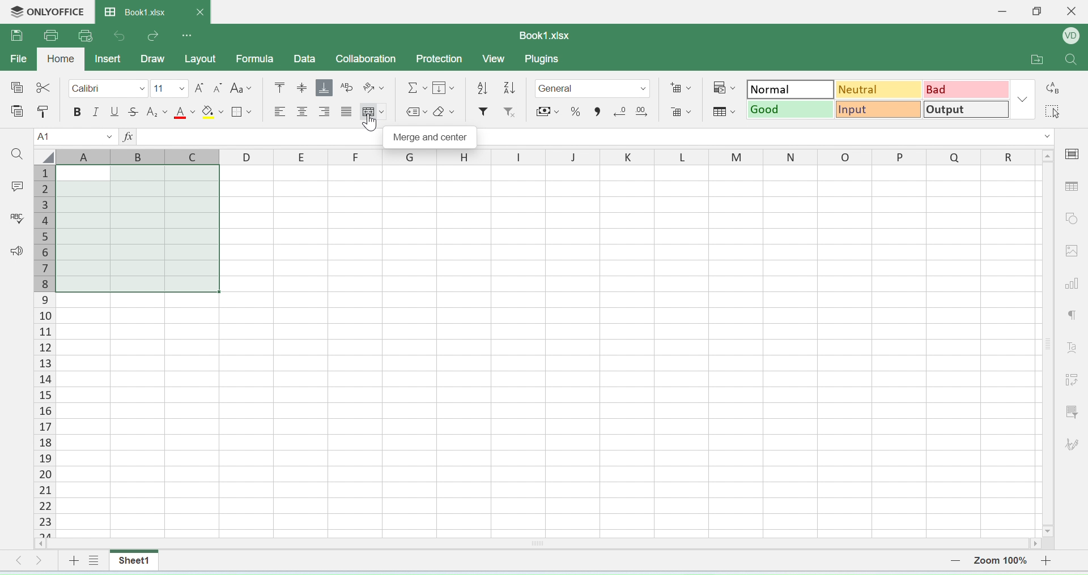  I want to click on highlighted cells, so click(139, 228).